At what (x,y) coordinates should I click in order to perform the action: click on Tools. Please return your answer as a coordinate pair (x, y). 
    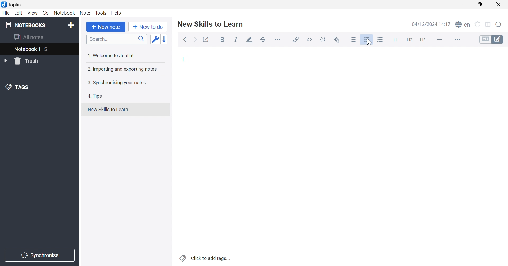
    Looking at the image, I should click on (101, 13).